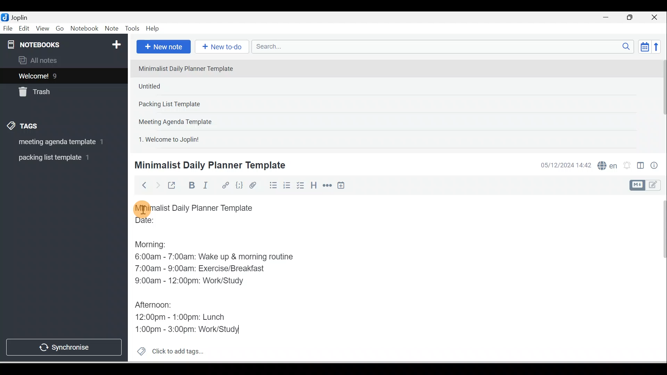  I want to click on Edit, so click(25, 29).